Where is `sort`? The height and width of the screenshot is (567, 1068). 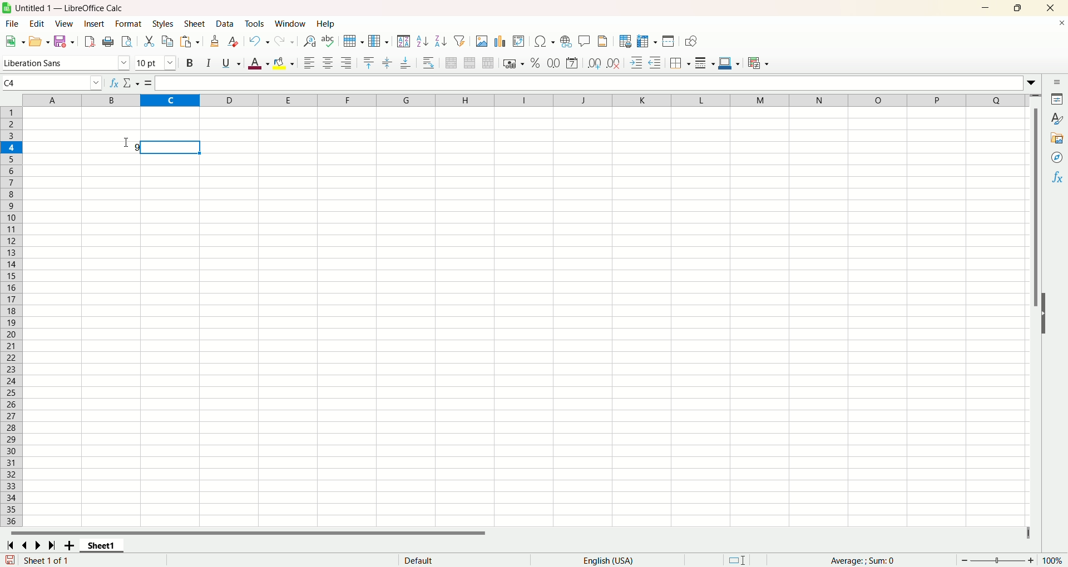 sort is located at coordinates (403, 41).